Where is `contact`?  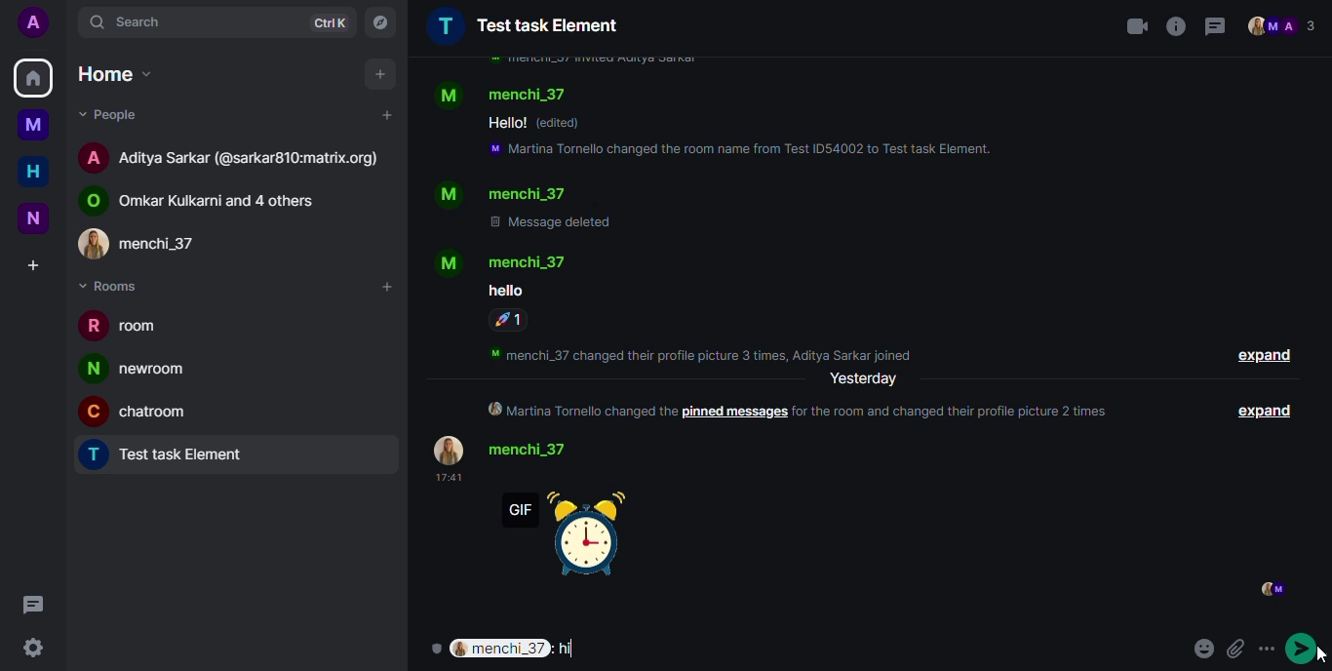 contact is located at coordinates (505, 94).